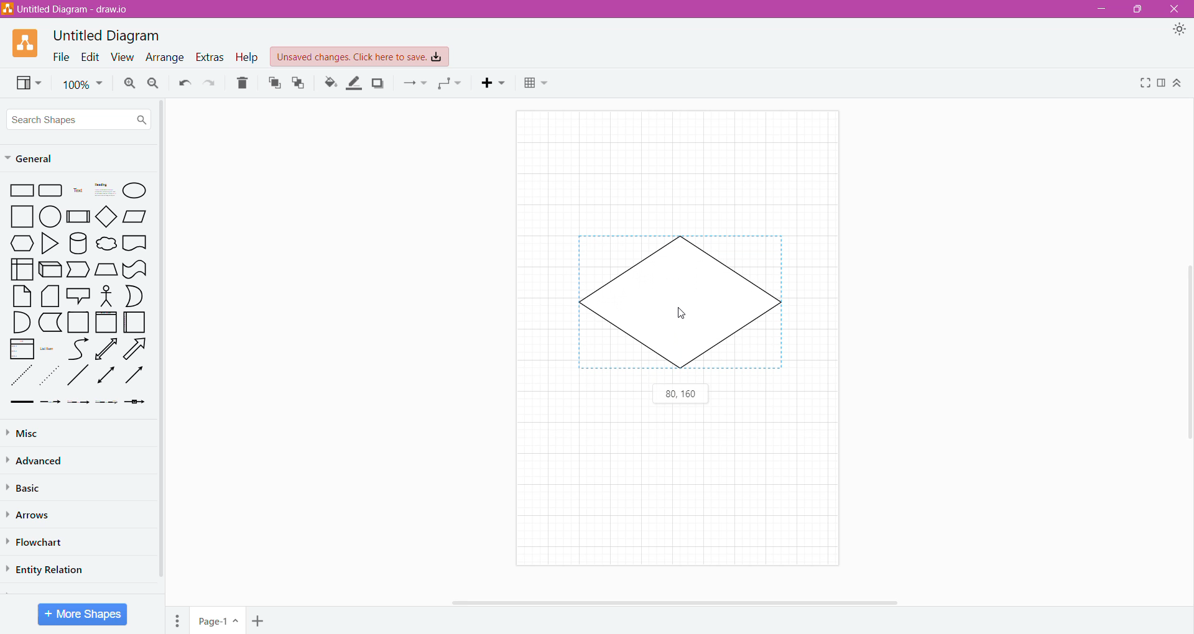  I want to click on Bidirectional Arrow, so click(107, 349).